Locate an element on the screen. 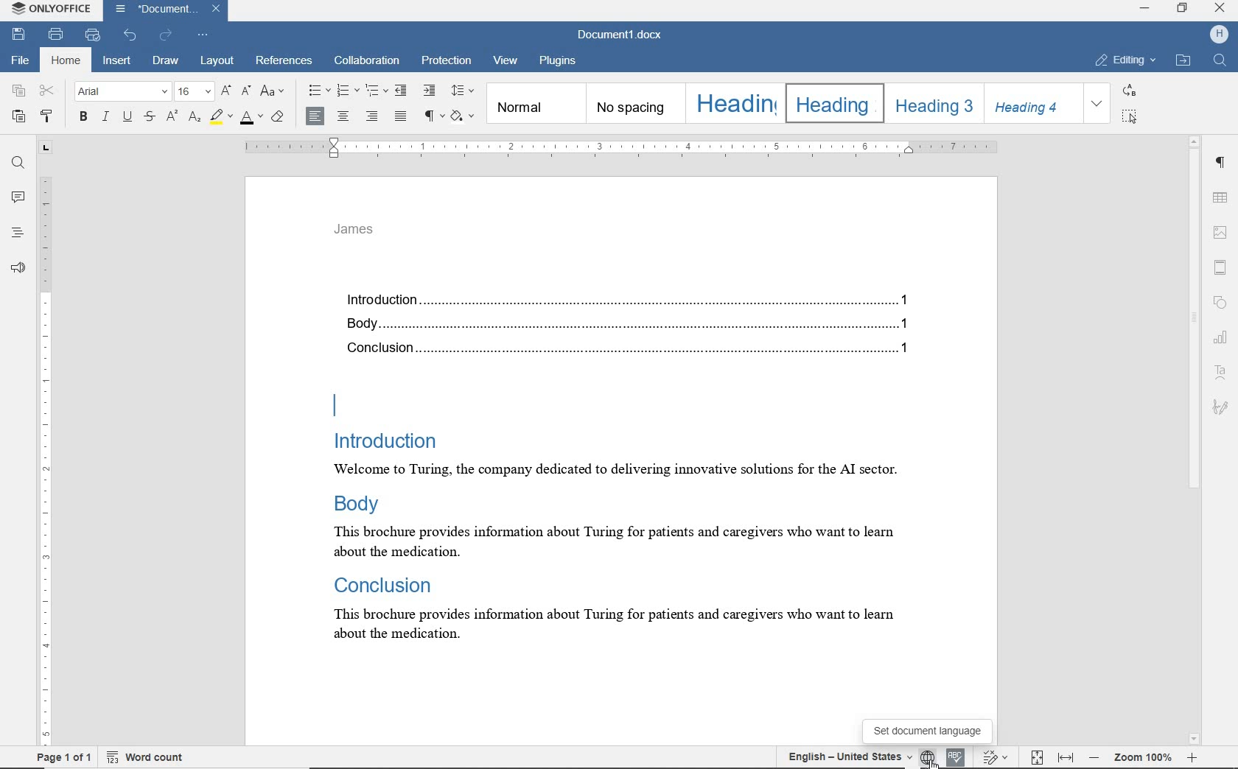 The height and width of the screenshot is (769, 1238). strikethrough is located at coordinates (150, 118).